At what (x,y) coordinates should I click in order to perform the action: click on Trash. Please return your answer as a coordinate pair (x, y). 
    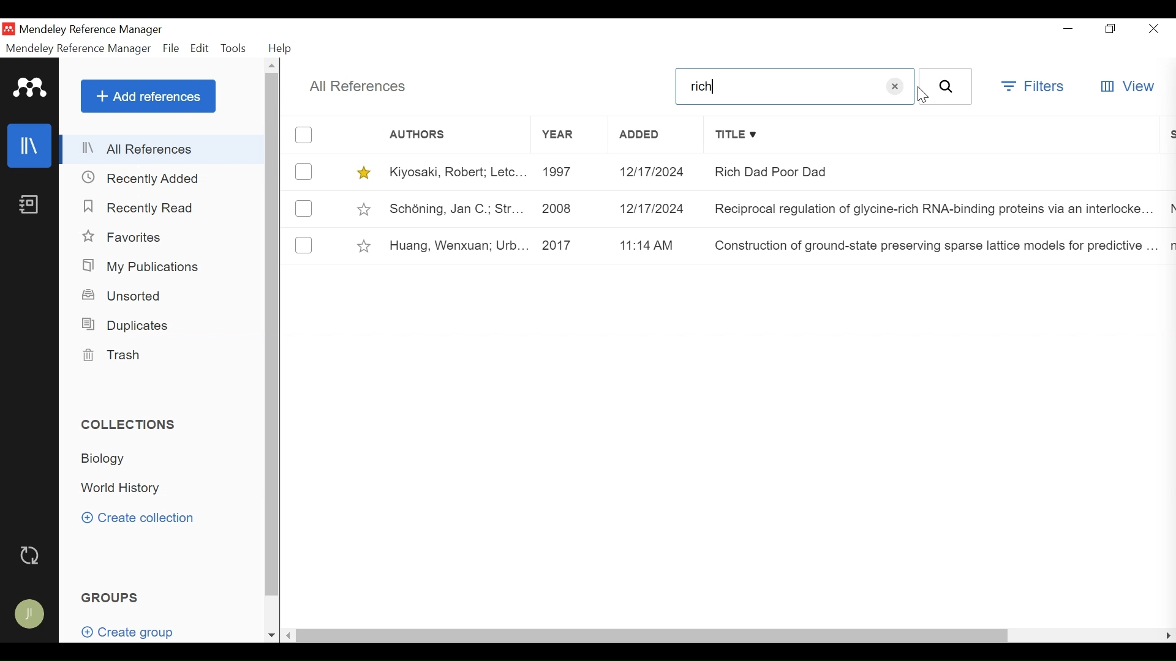
    Looking at the image, I should click on (116, 355).